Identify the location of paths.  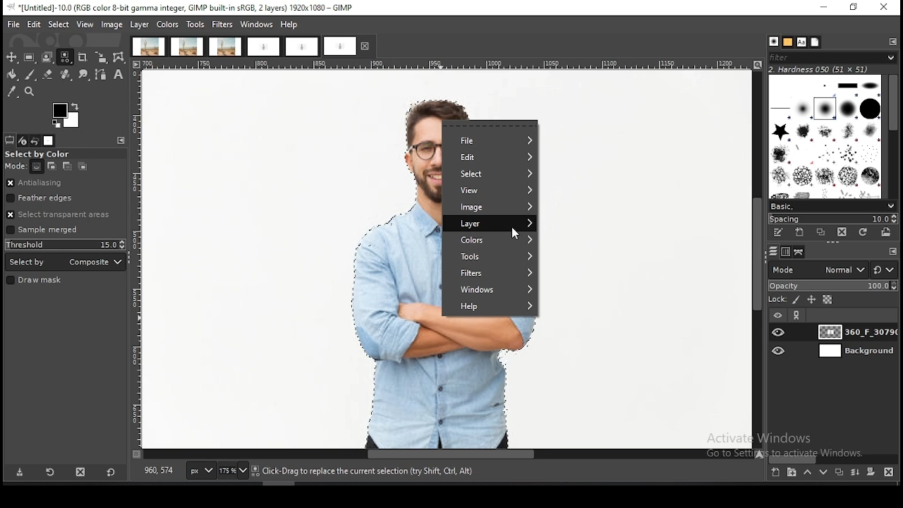
(801, 252).